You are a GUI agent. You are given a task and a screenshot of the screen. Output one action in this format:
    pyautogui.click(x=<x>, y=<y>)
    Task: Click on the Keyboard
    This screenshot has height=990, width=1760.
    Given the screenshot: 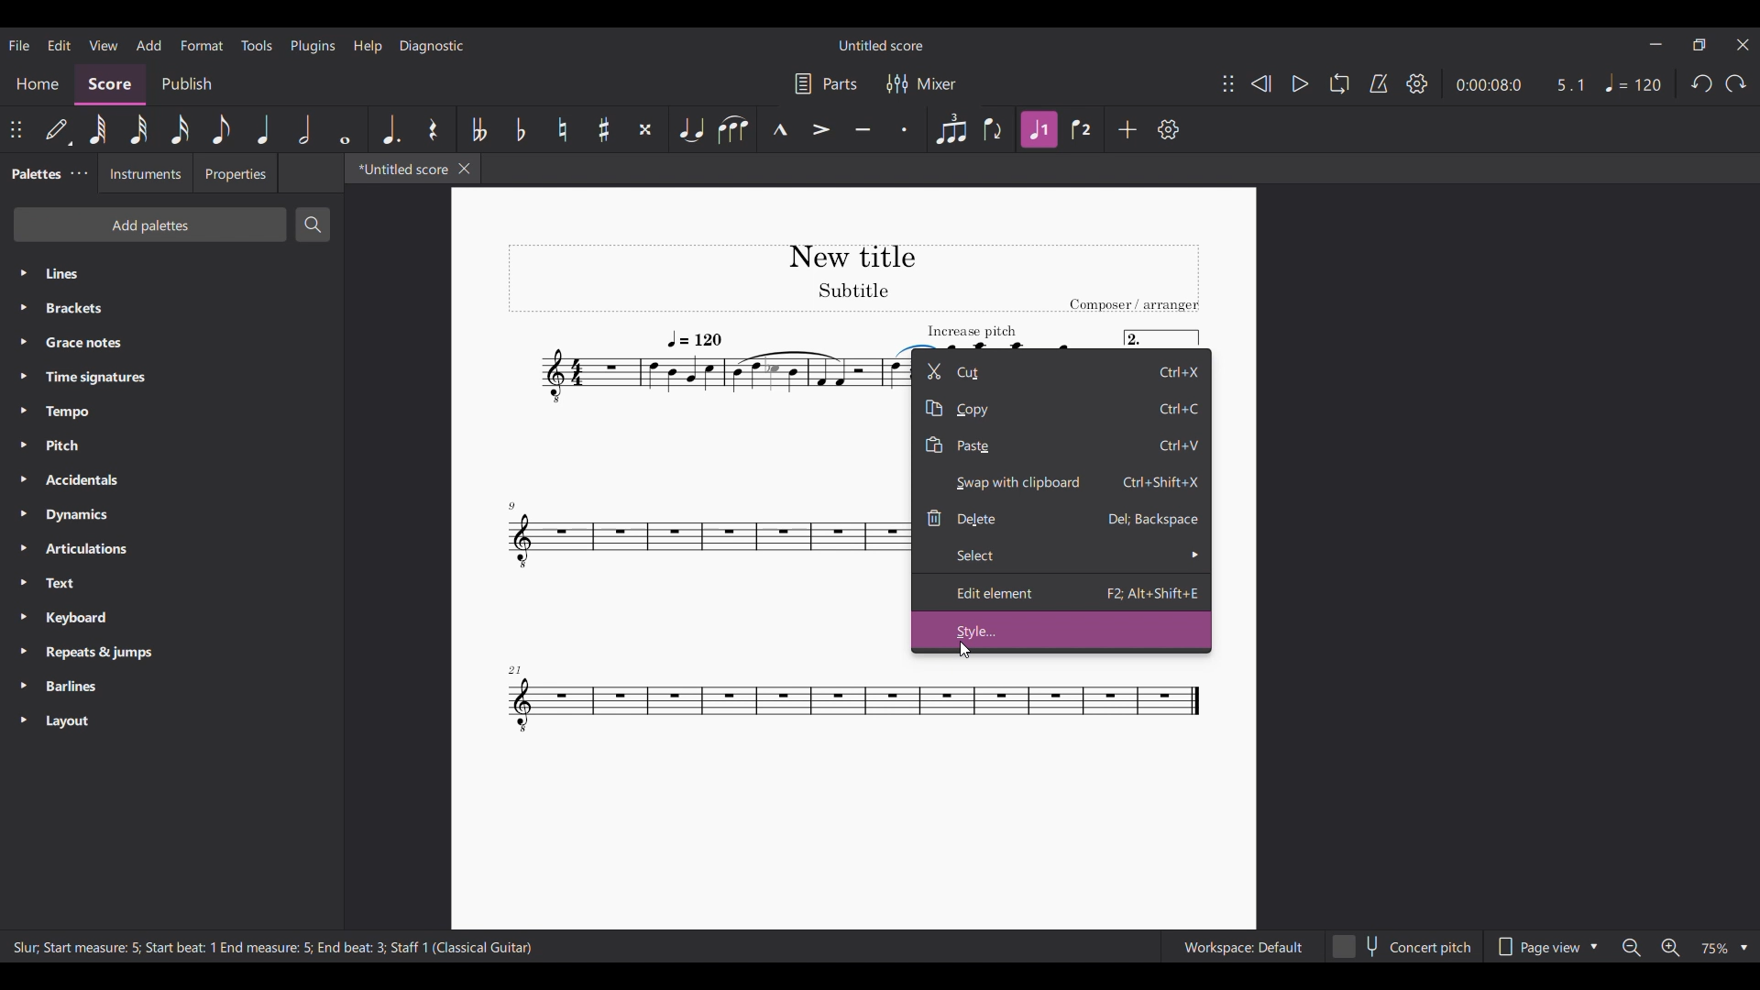 What is the action you would take?
    pyautogui.click(x=171, y=617)
    